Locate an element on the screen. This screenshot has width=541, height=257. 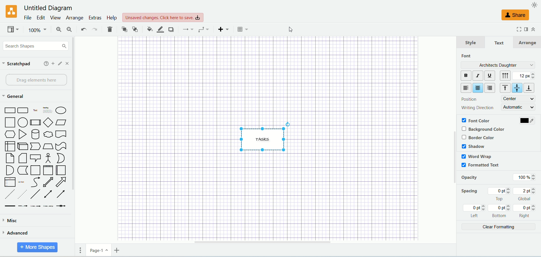
Or is located at coordinates (60, 158).